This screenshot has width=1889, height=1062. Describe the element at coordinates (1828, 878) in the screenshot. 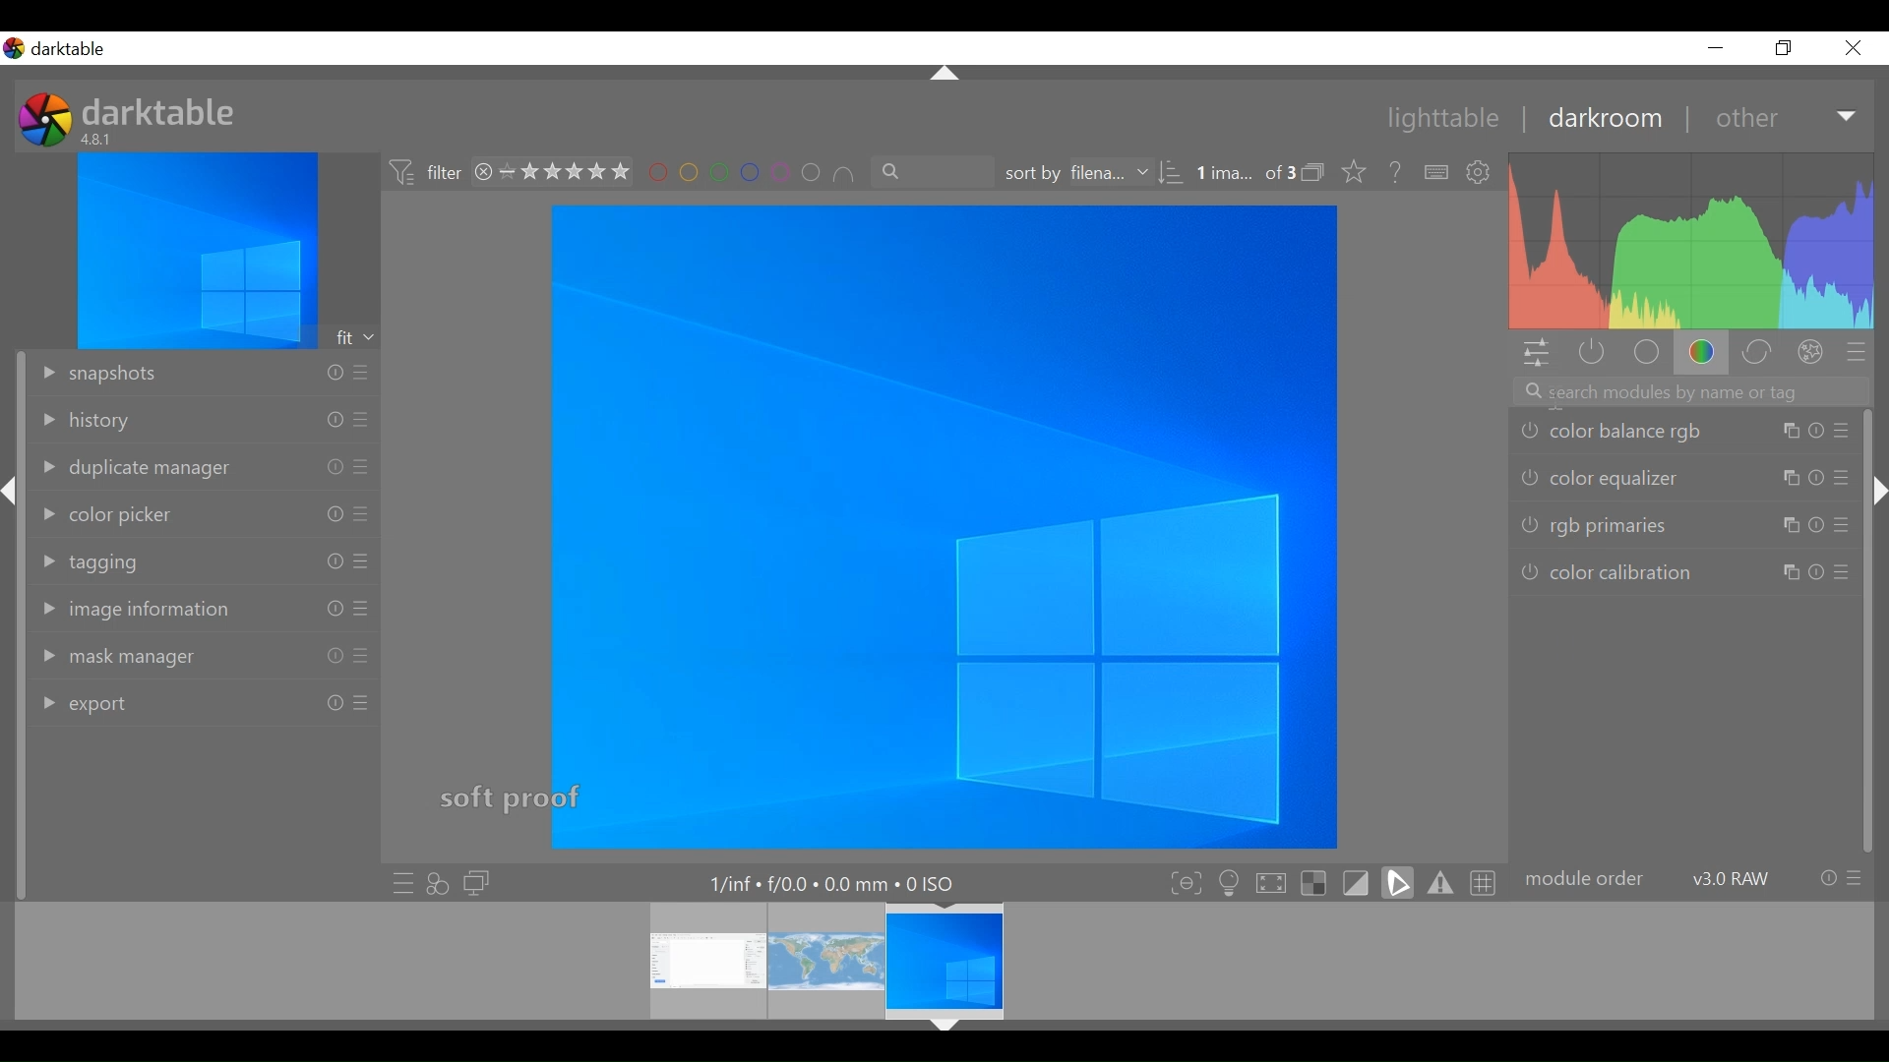

I see `info` at that location.